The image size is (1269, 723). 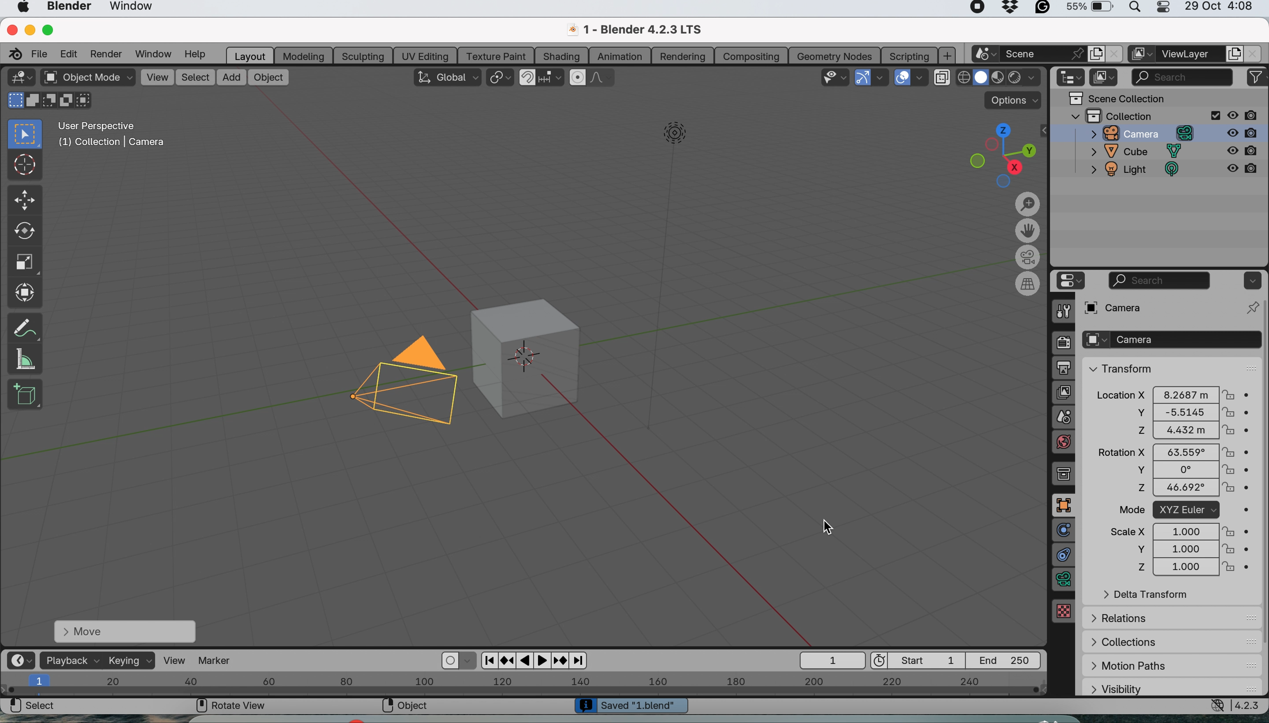 I want to click on scale, so click(x=23, y=260).